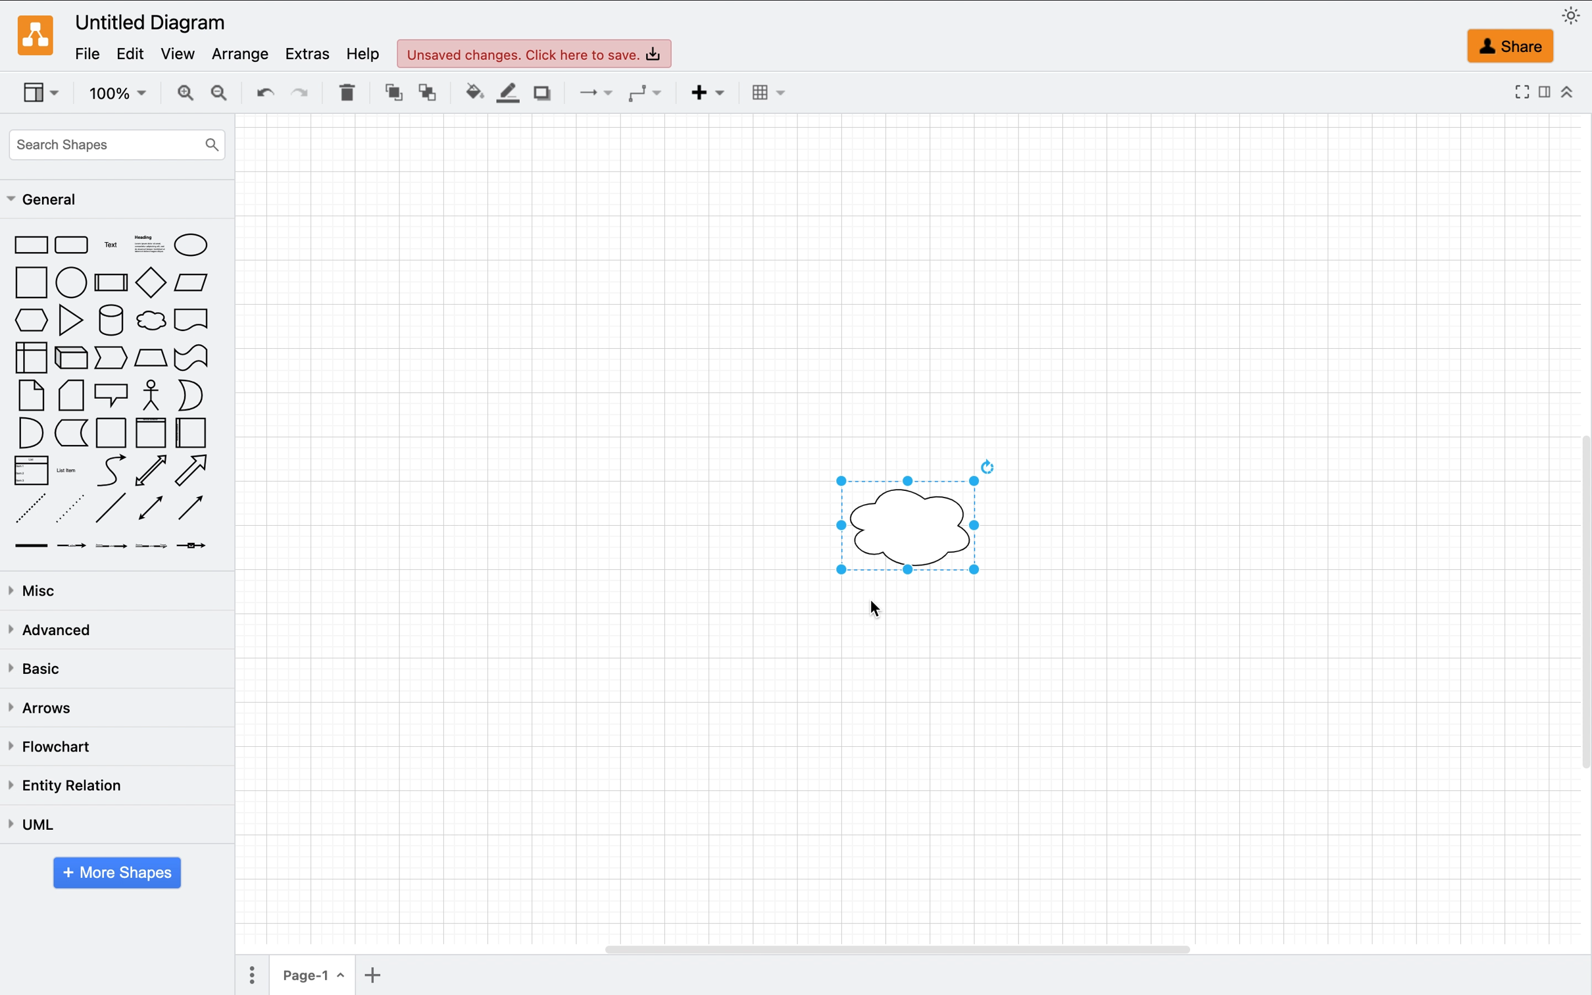  What do you see at coordinates (150, 471) in the screenshot?
I see `bidirectional arrow` at bounding box center [150, 471].